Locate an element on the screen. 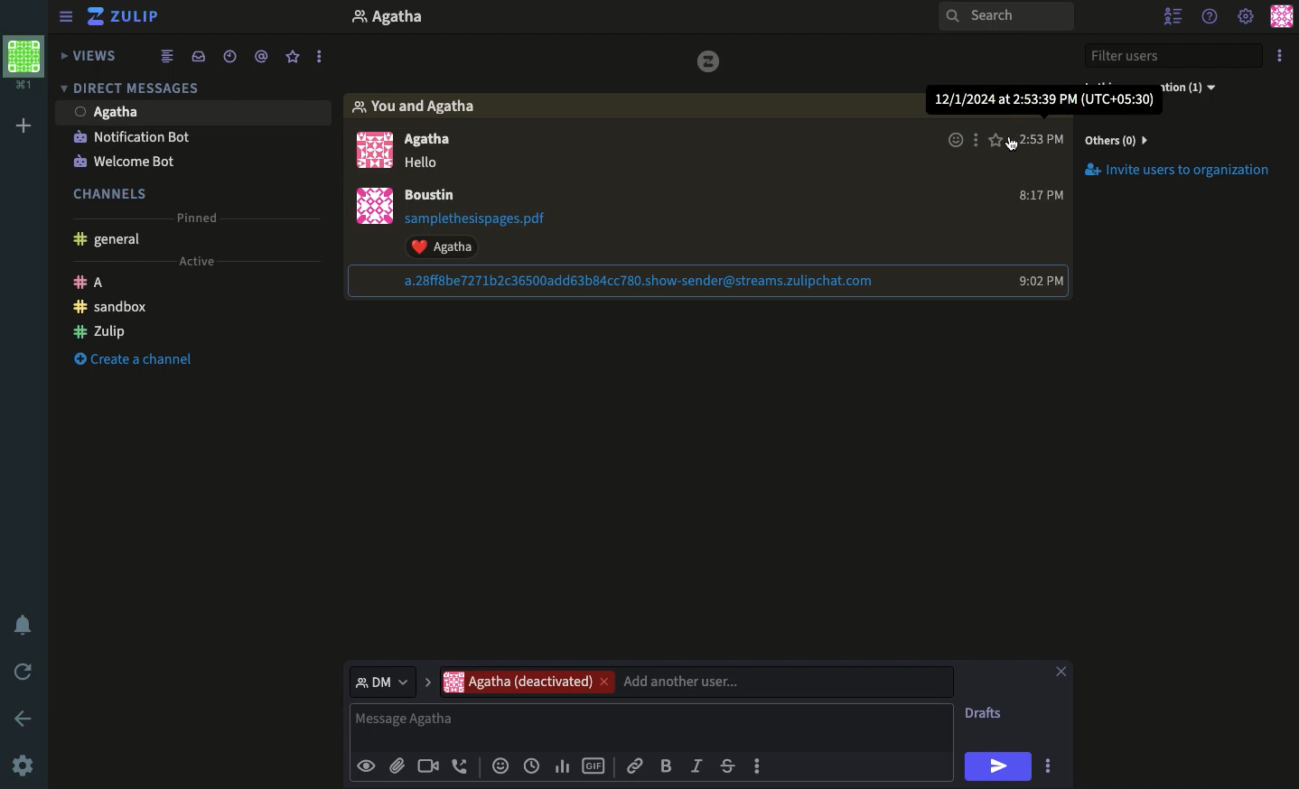 The image size is (1299, 789). Notification bot is located at coordinates (132, 136).